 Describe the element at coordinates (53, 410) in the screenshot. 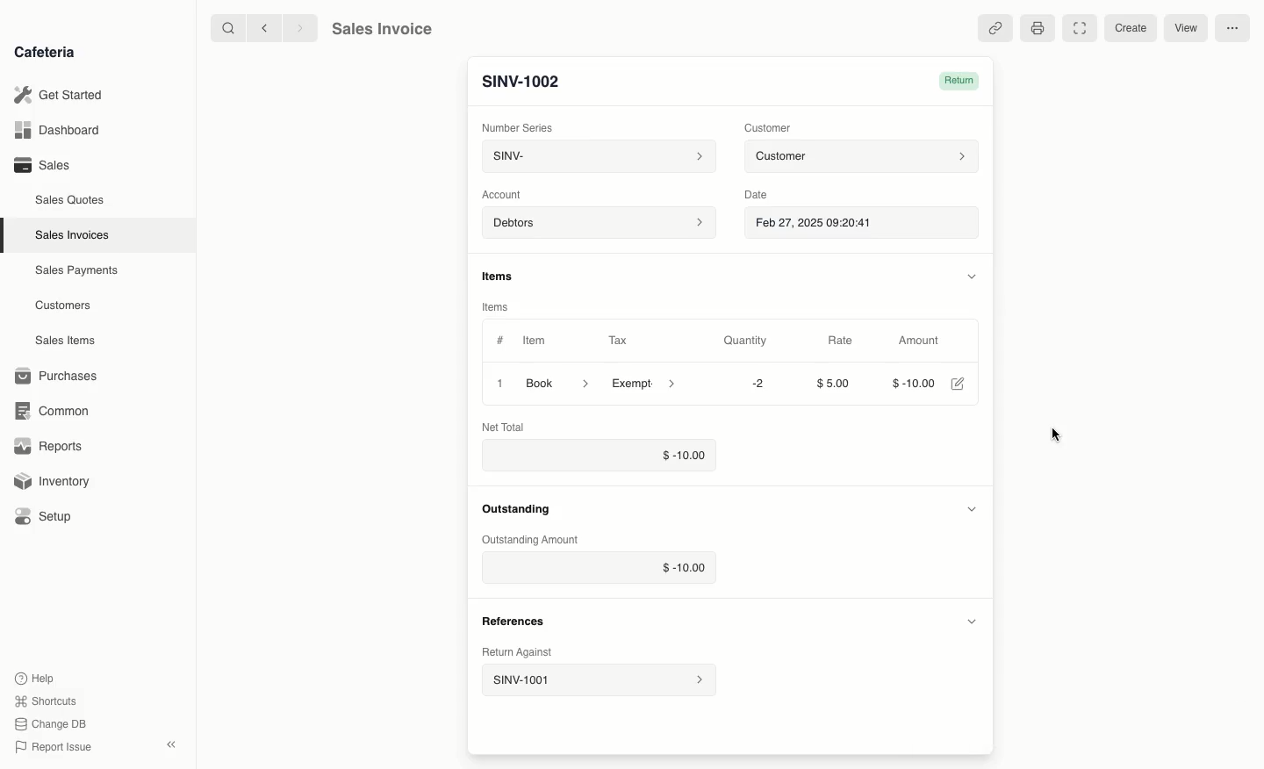

I see `‘Common` at that location.